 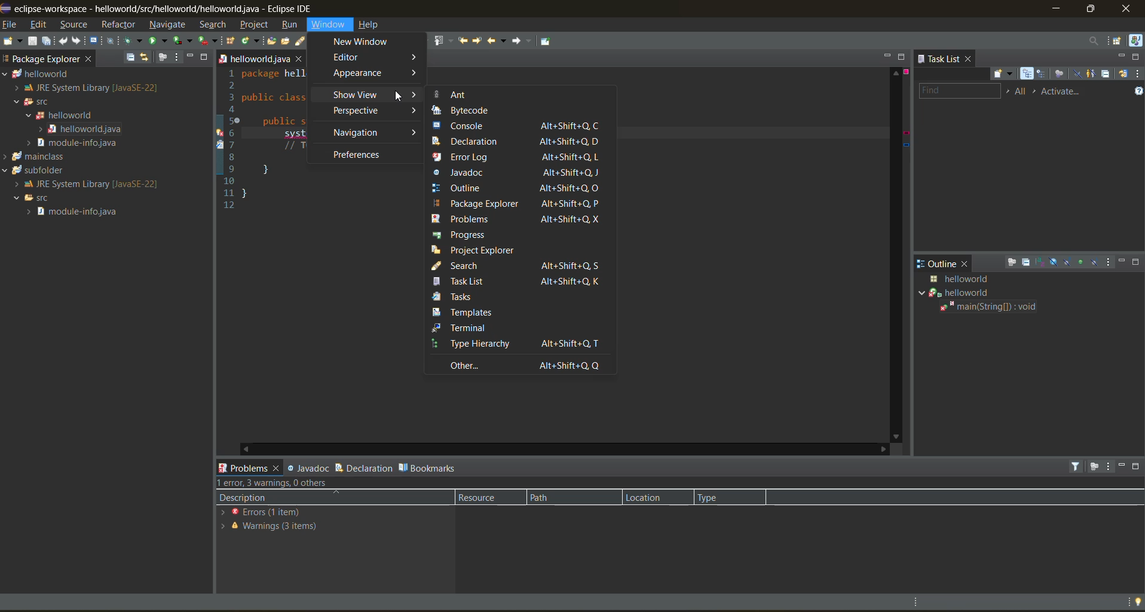 I want to click on previous edit location, so click(x=464, y=40).